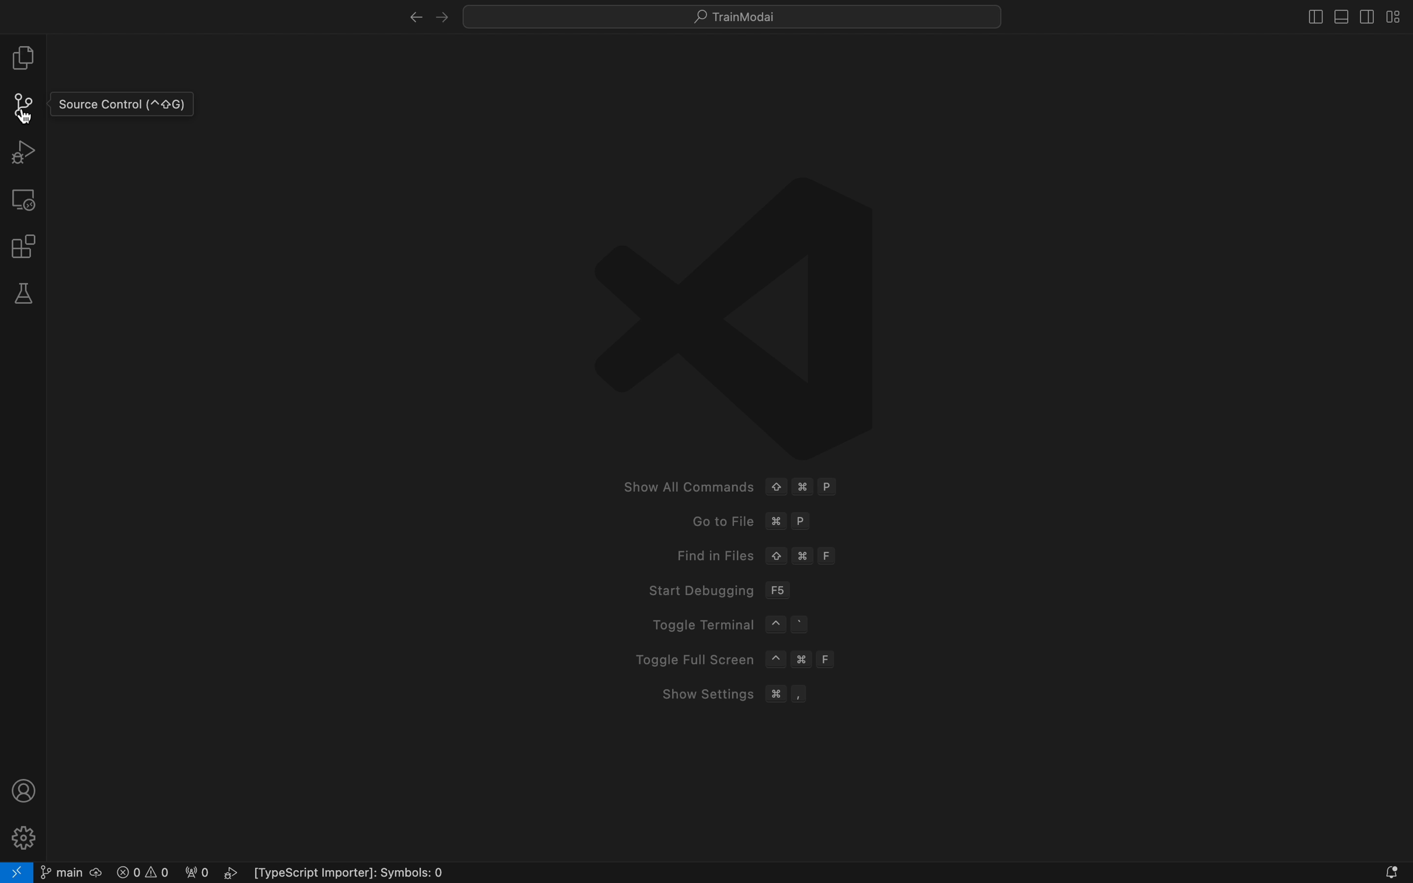 The image size is (1413, 883). I want to click on welcome screen, so click(732, 450).